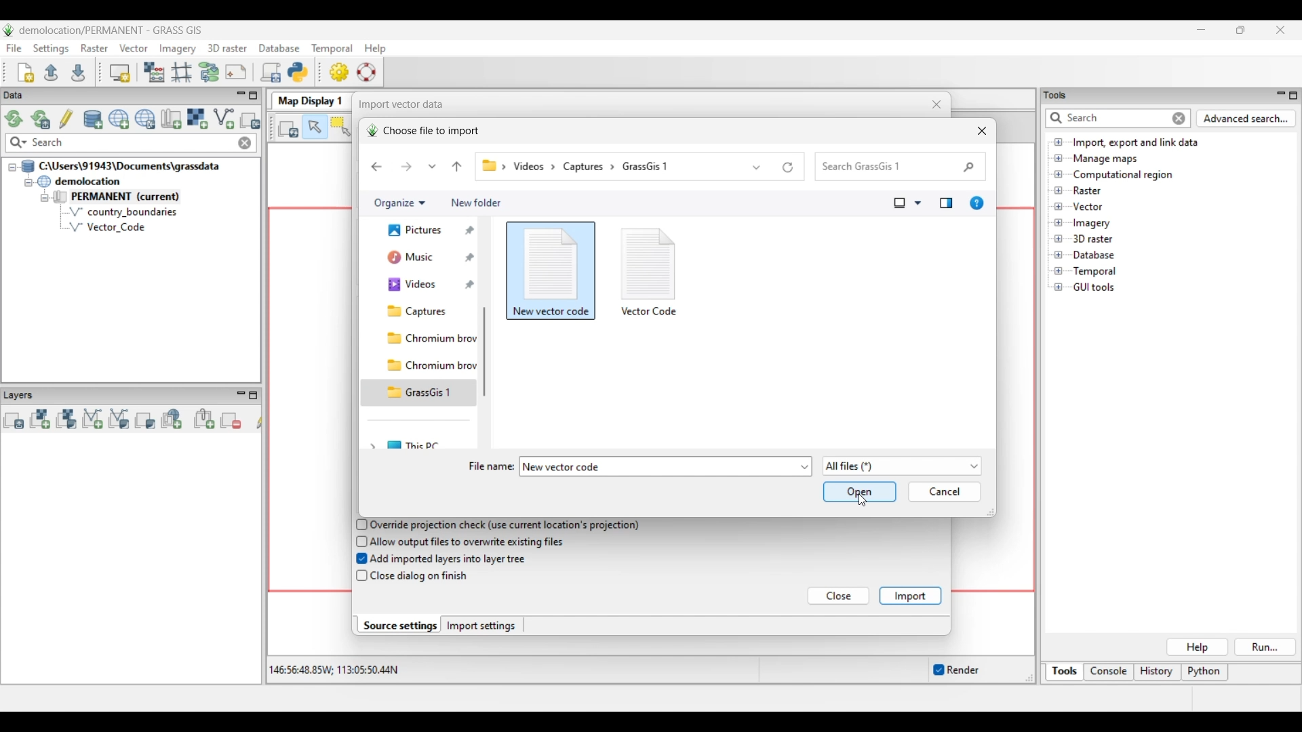 The width and height of the screenshot is (1302, 732). Describe the element at coordinates (132, 143) in the screenshot. I see `Type in map for quick search` at that location.